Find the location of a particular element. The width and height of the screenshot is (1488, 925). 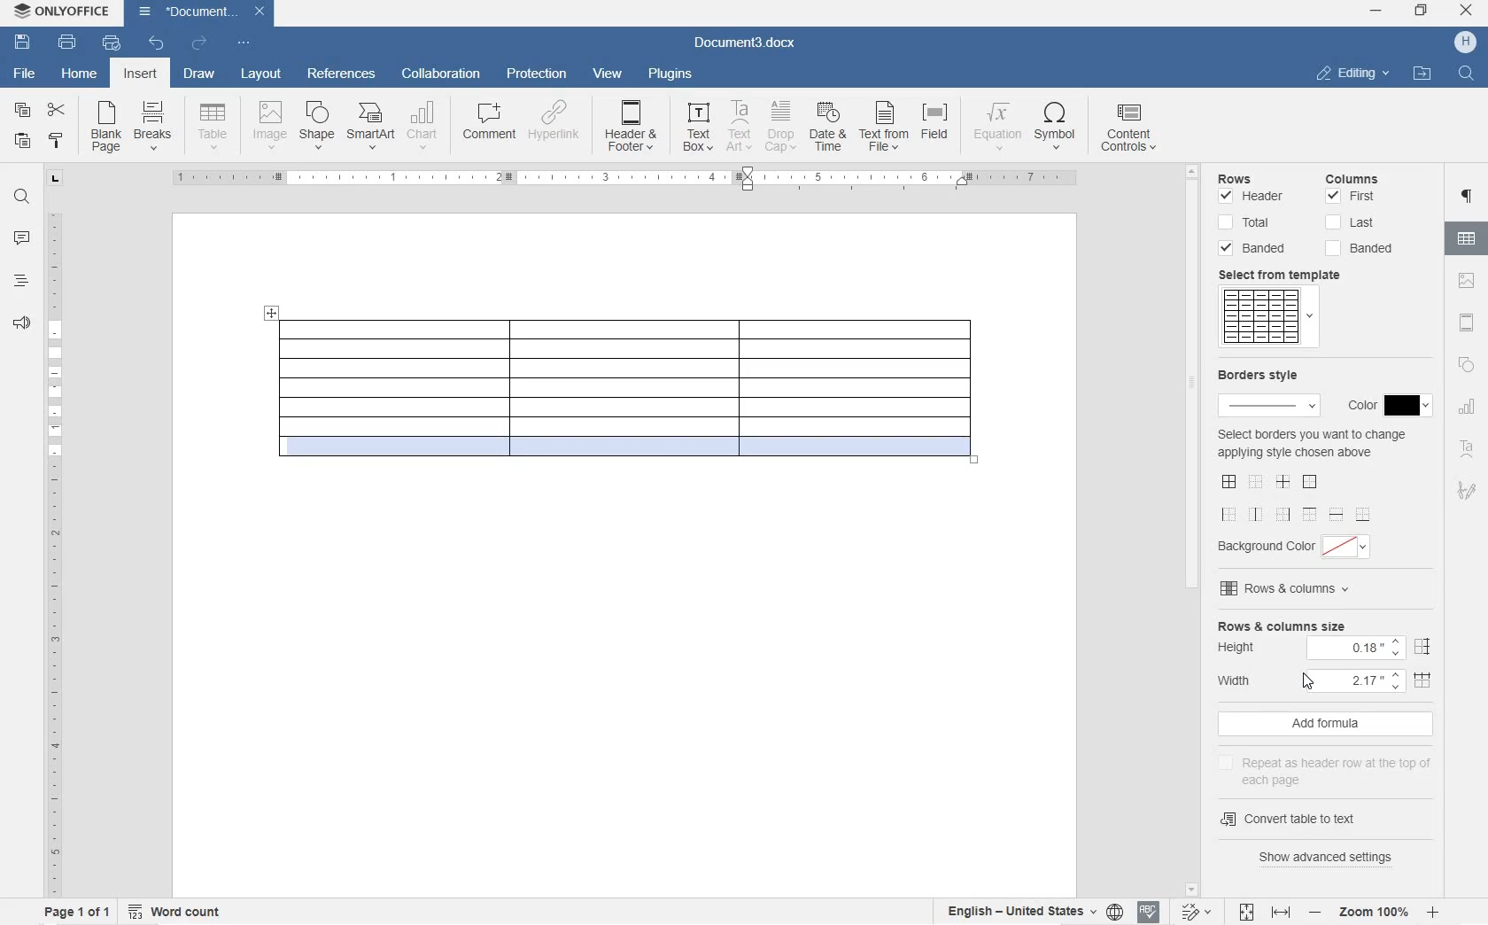

TEXT ART is located at coordinates (738, 127).